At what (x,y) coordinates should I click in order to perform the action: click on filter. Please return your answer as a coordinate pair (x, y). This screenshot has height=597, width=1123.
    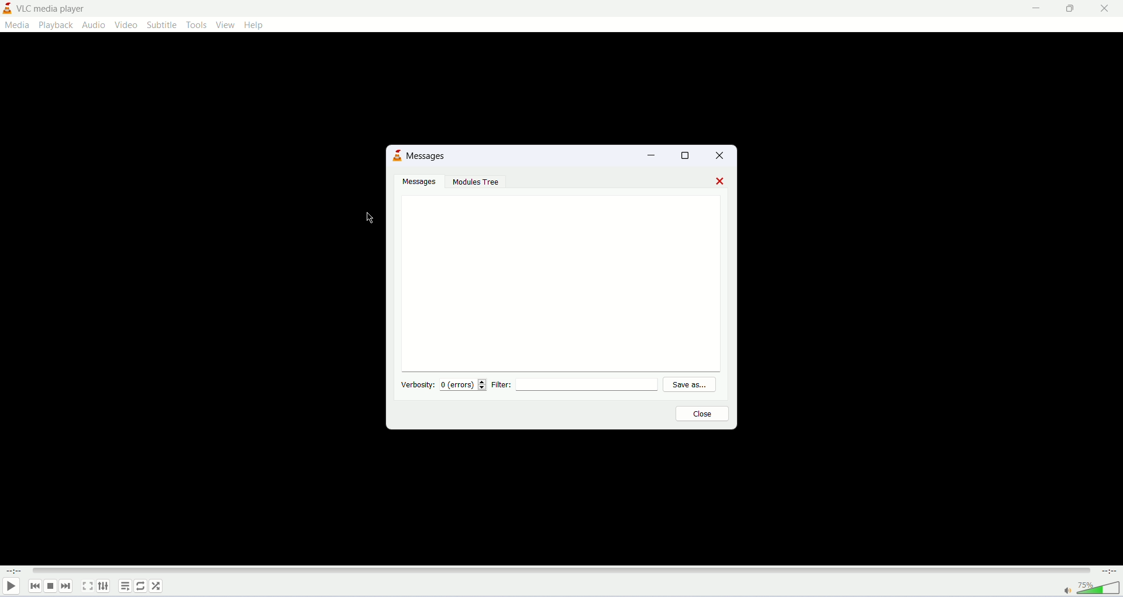
    Looking at the image, I should click on (578, 386).